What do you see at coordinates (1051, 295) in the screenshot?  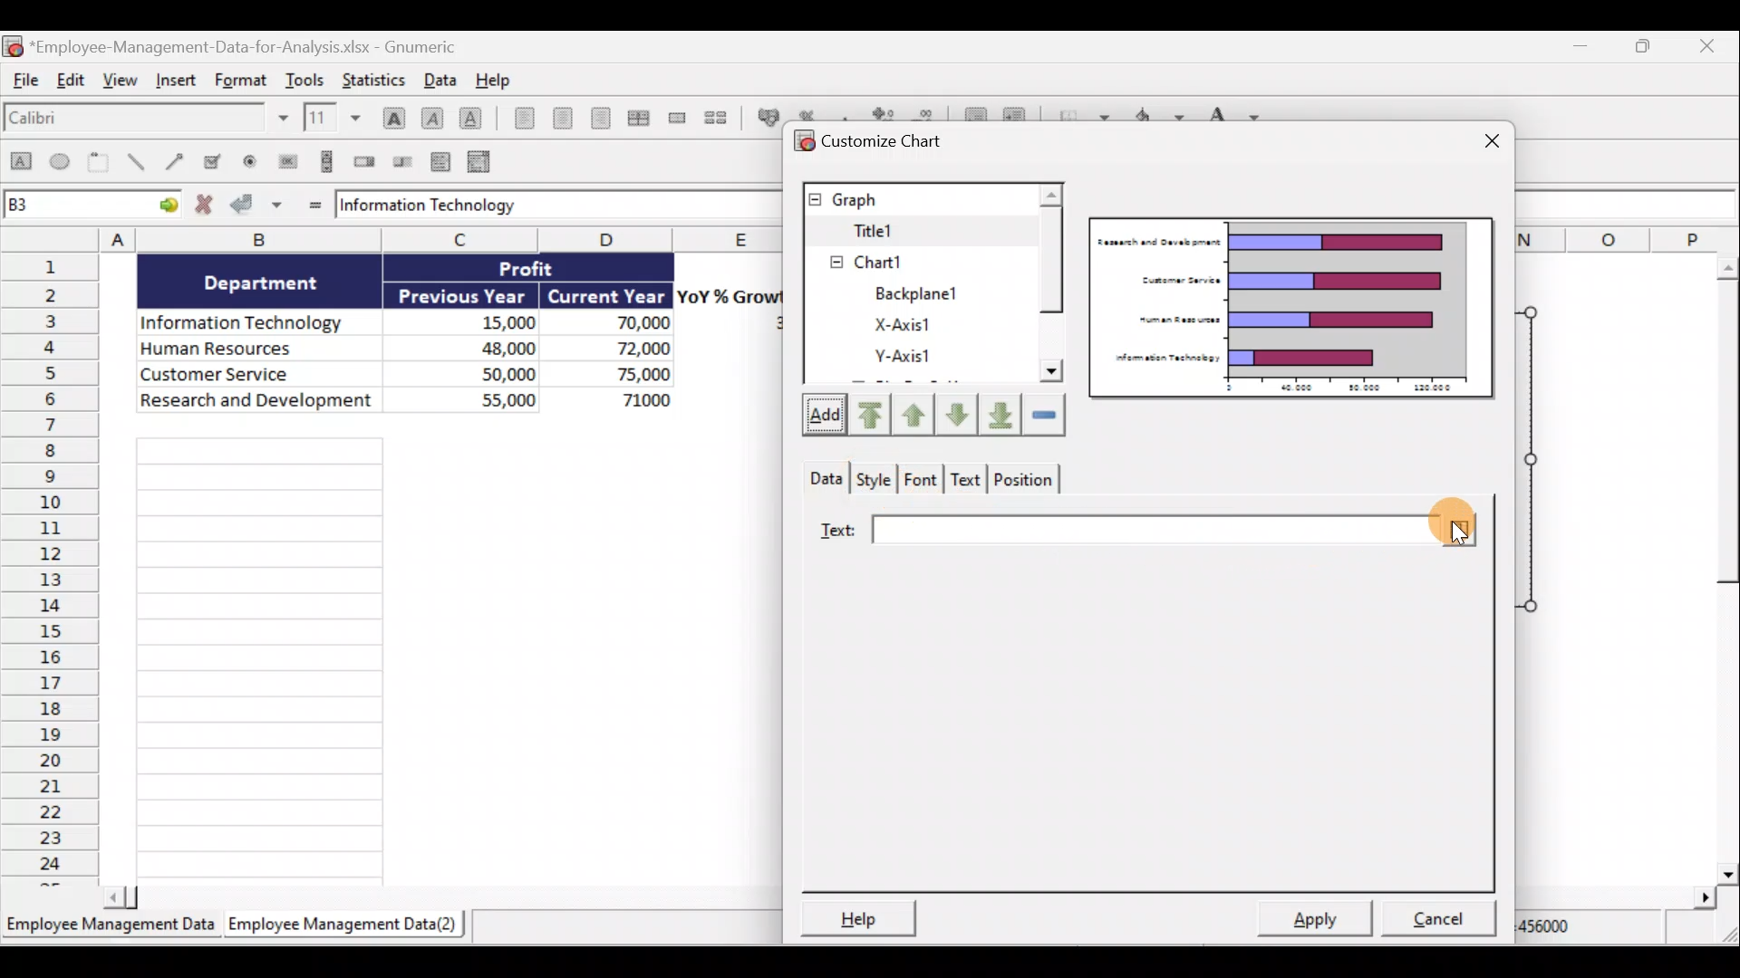 I see `Scroll bar` at bounding box center [1051, 295].